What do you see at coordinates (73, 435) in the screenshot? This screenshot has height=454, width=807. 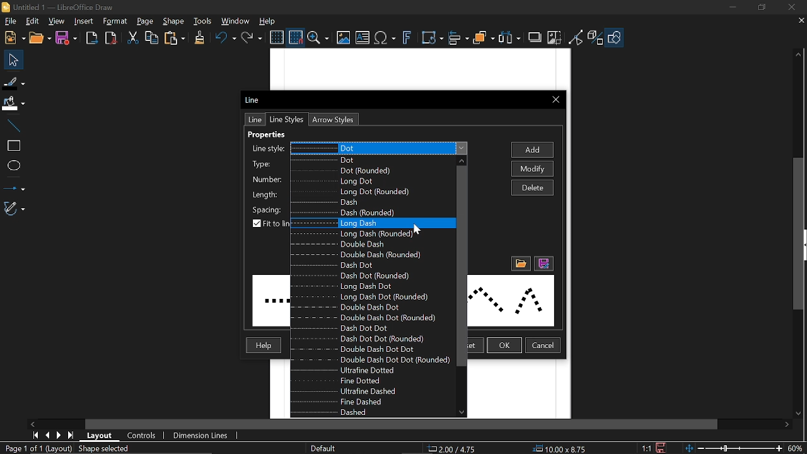 I see `Last page` at bounding box center [73, 435].